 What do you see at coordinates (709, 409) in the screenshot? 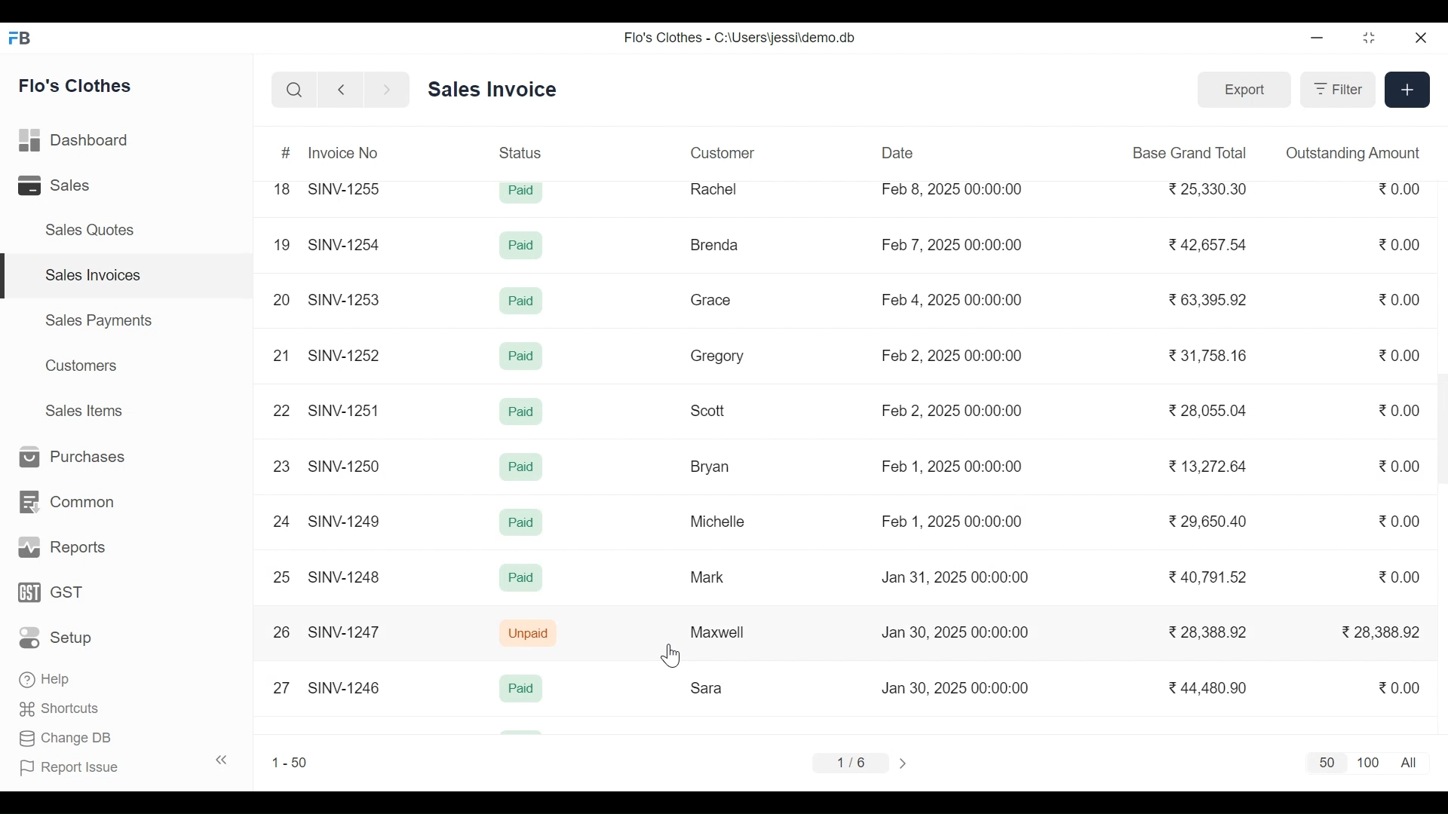
I see `Scott` at bounding box center [709, 409].